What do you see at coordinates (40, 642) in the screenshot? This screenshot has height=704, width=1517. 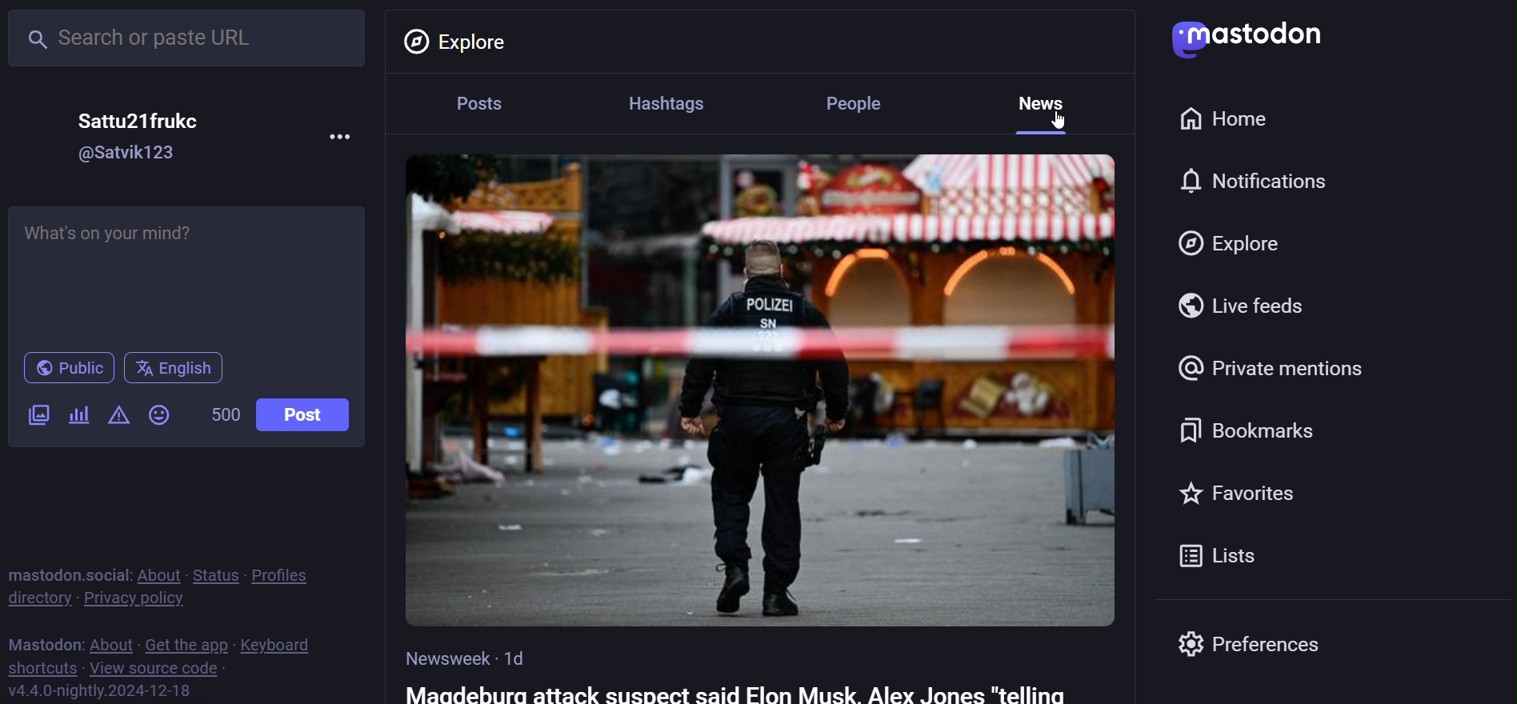 I see `mastodon` at bounding box center [40, 642].